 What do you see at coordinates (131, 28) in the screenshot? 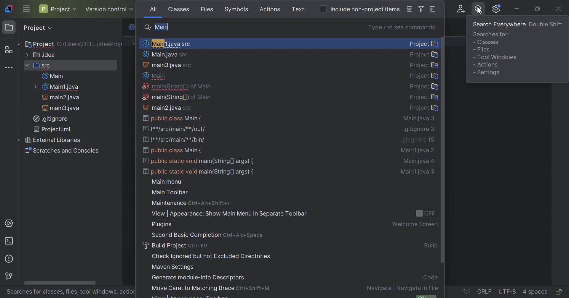
I see `logo` at bounding box center [131, 28].